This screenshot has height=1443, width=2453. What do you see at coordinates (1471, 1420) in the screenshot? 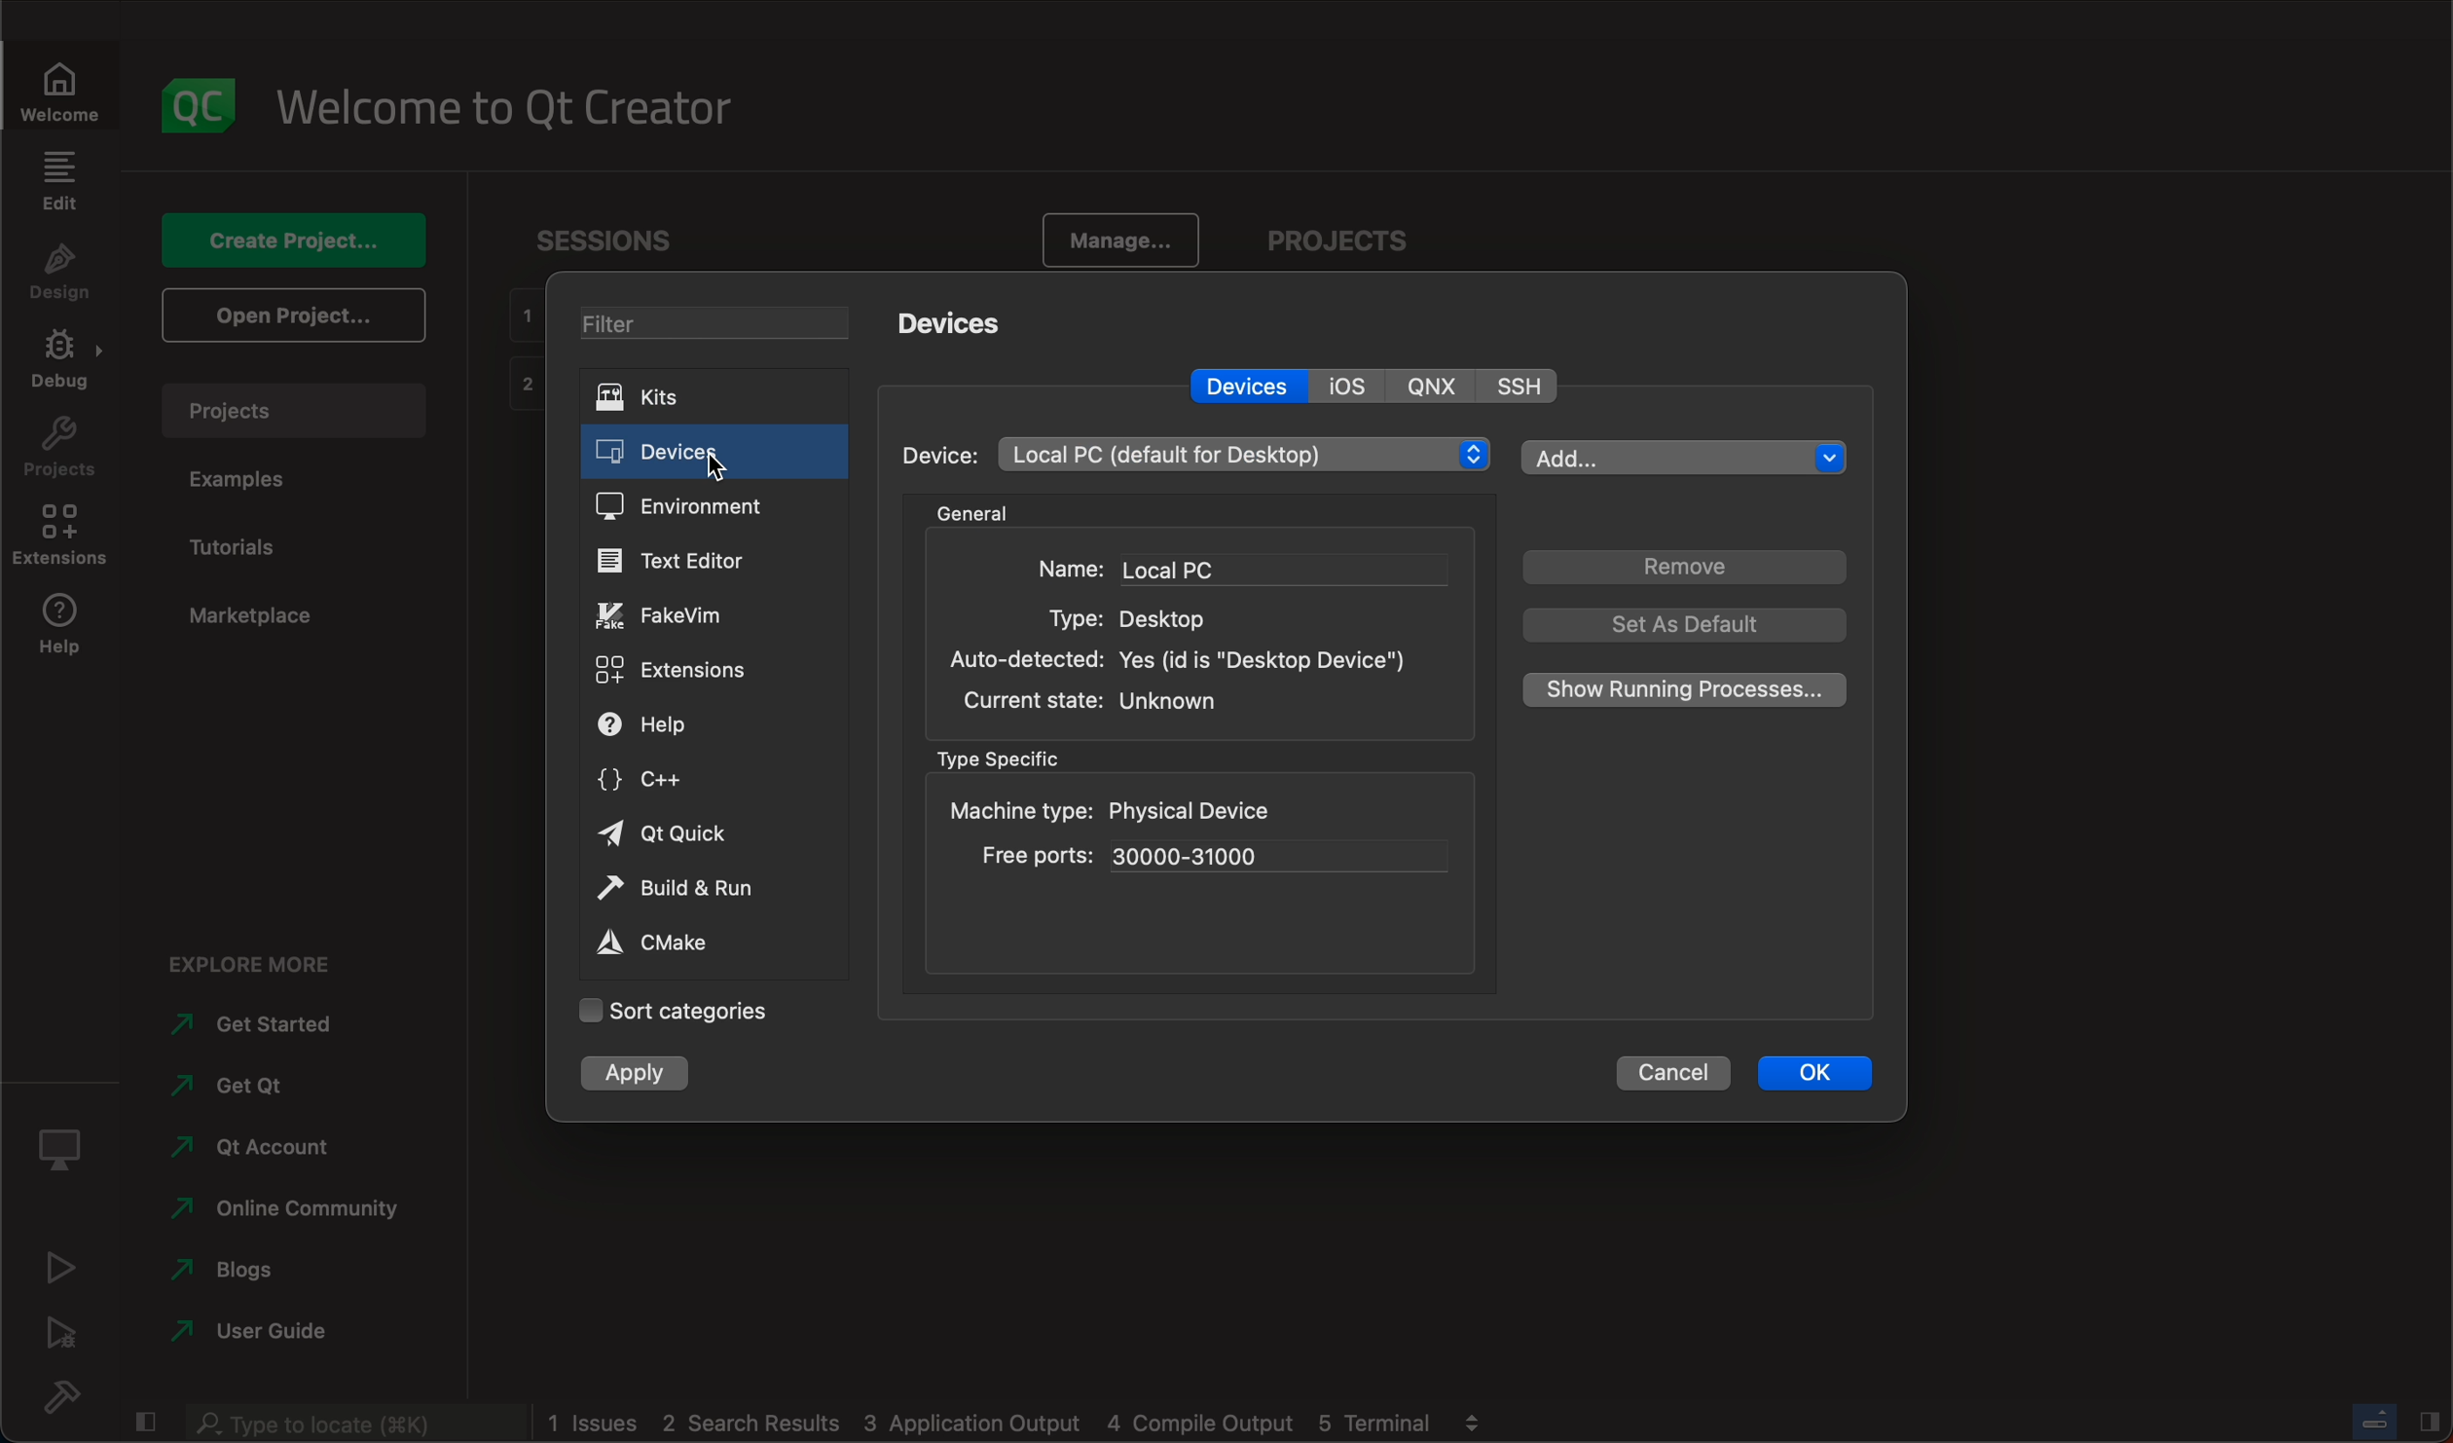
I see `output view` at bounding box center [1471, 1420].